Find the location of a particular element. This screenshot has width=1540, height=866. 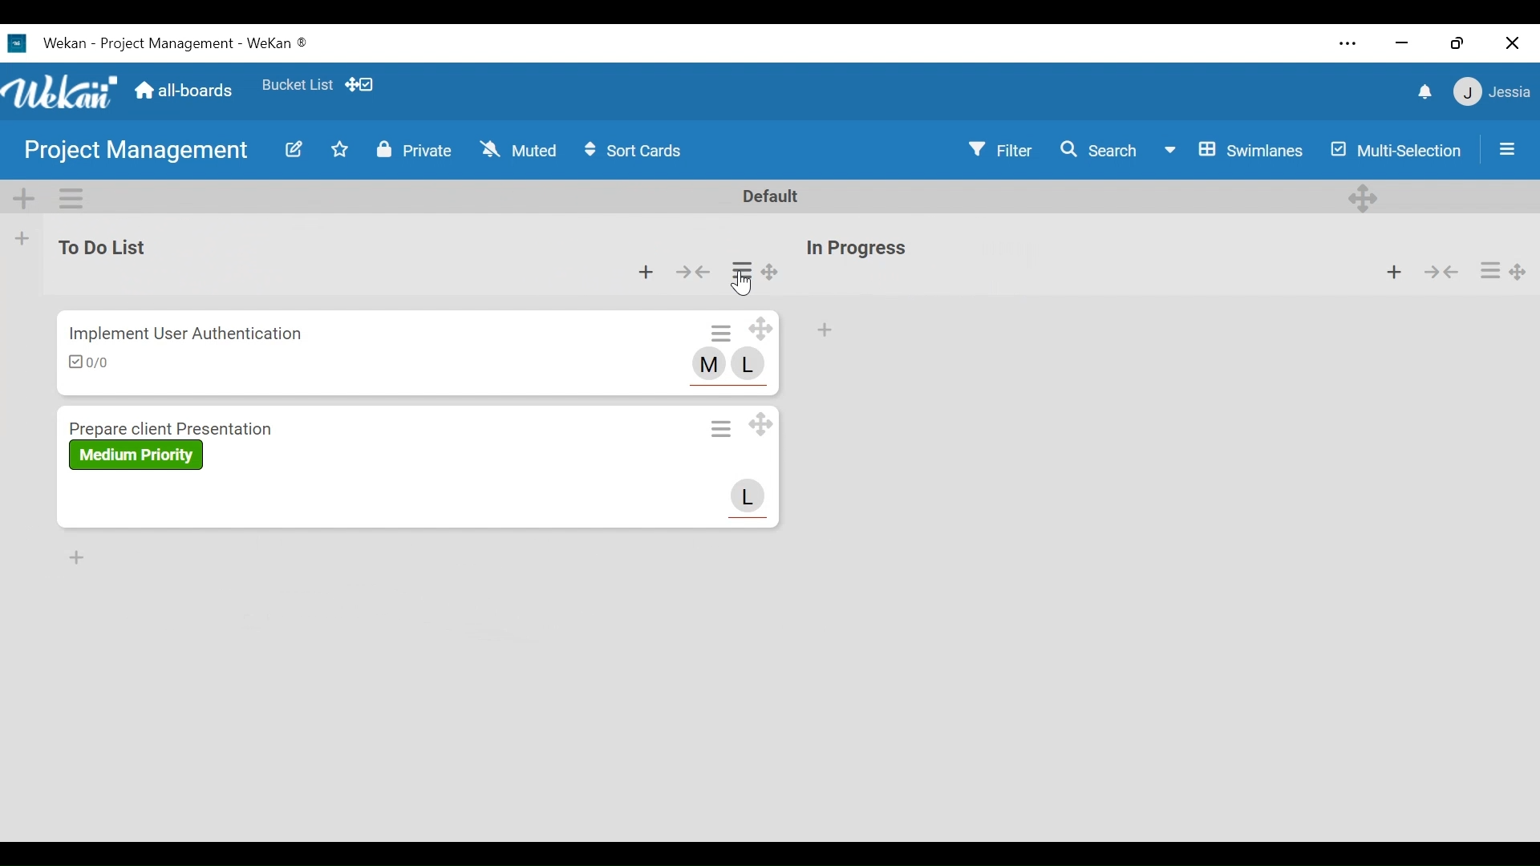

L is located at coordinates (749, 364).